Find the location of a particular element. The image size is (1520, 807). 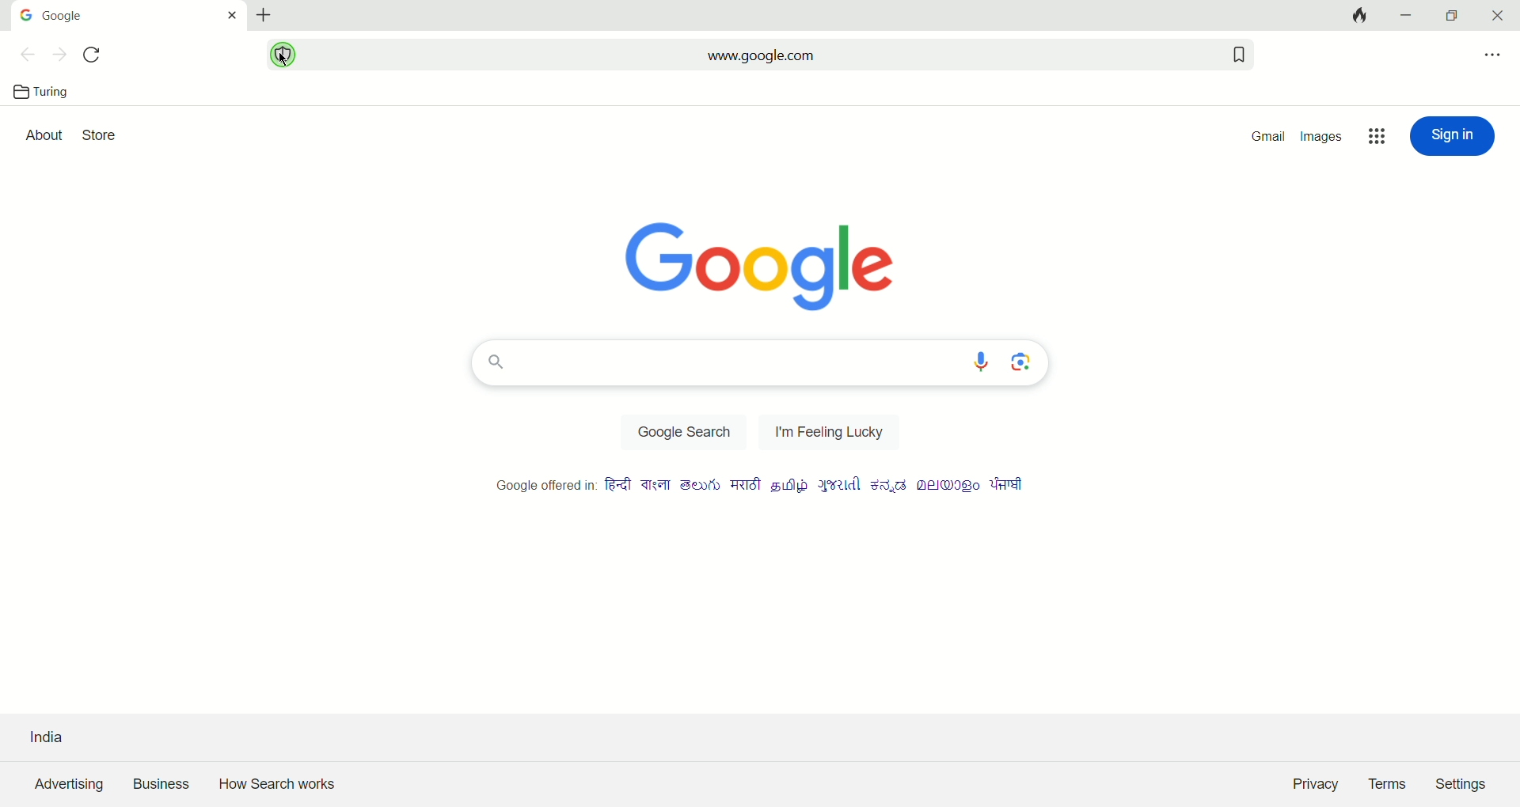

Terms is located at coordinates (1391, 785).